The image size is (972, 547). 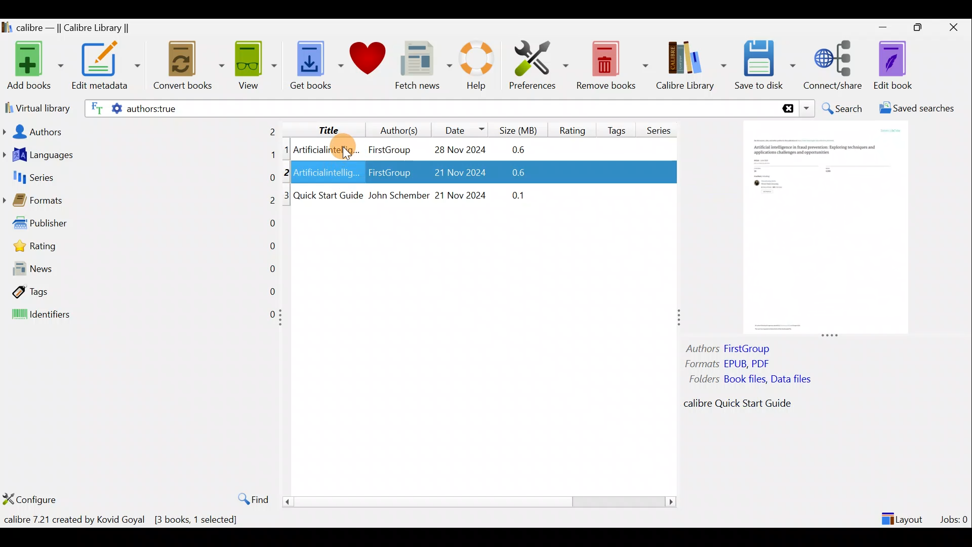 What do you see at coordinates (728, 365) in the screenshot?
I see `Formats: EPUB, PDF` at bounding box center [728, 365].